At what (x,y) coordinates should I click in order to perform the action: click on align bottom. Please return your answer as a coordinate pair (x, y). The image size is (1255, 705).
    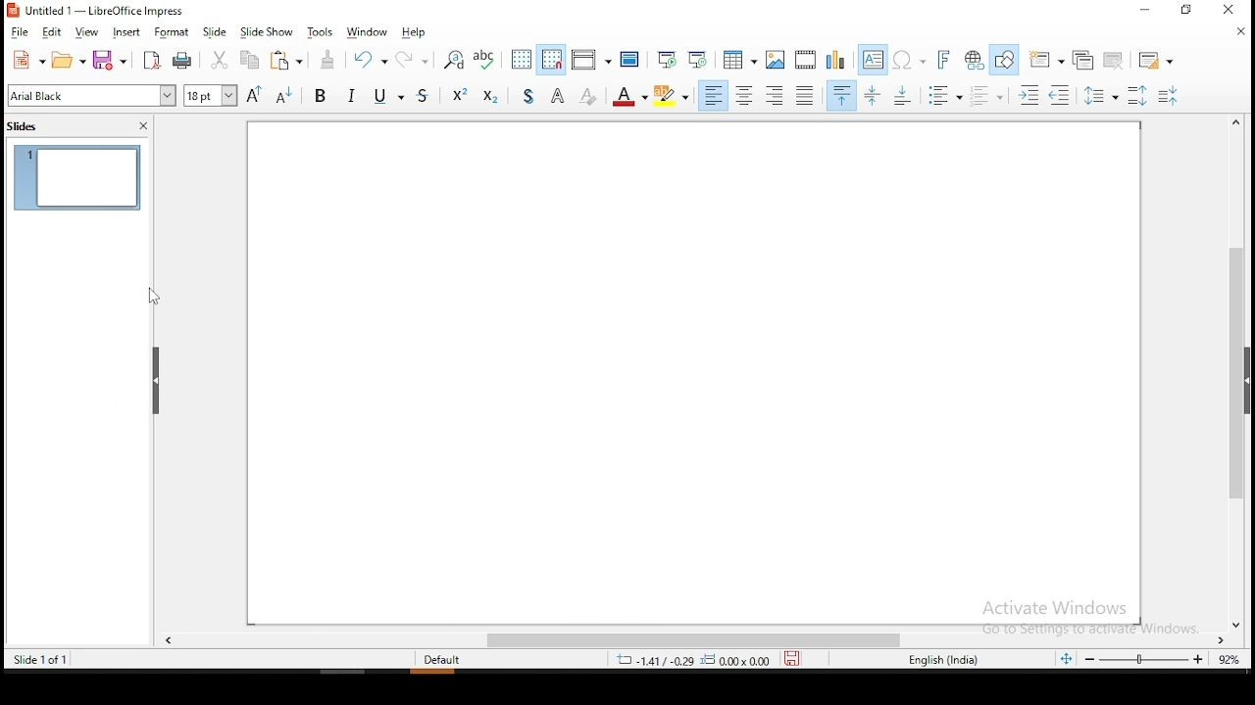
    Looking at the image, I should click on (906, 94).